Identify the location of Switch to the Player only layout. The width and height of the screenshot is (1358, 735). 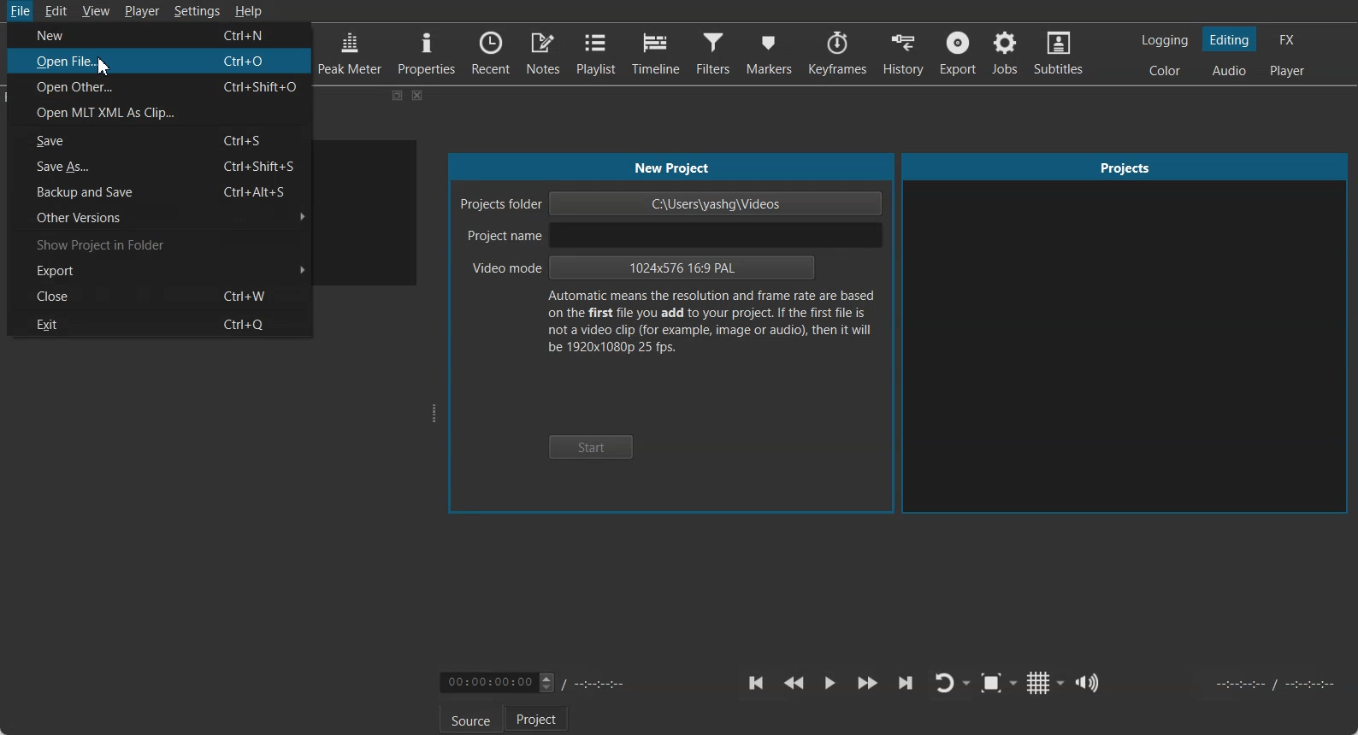
(1289, 72).